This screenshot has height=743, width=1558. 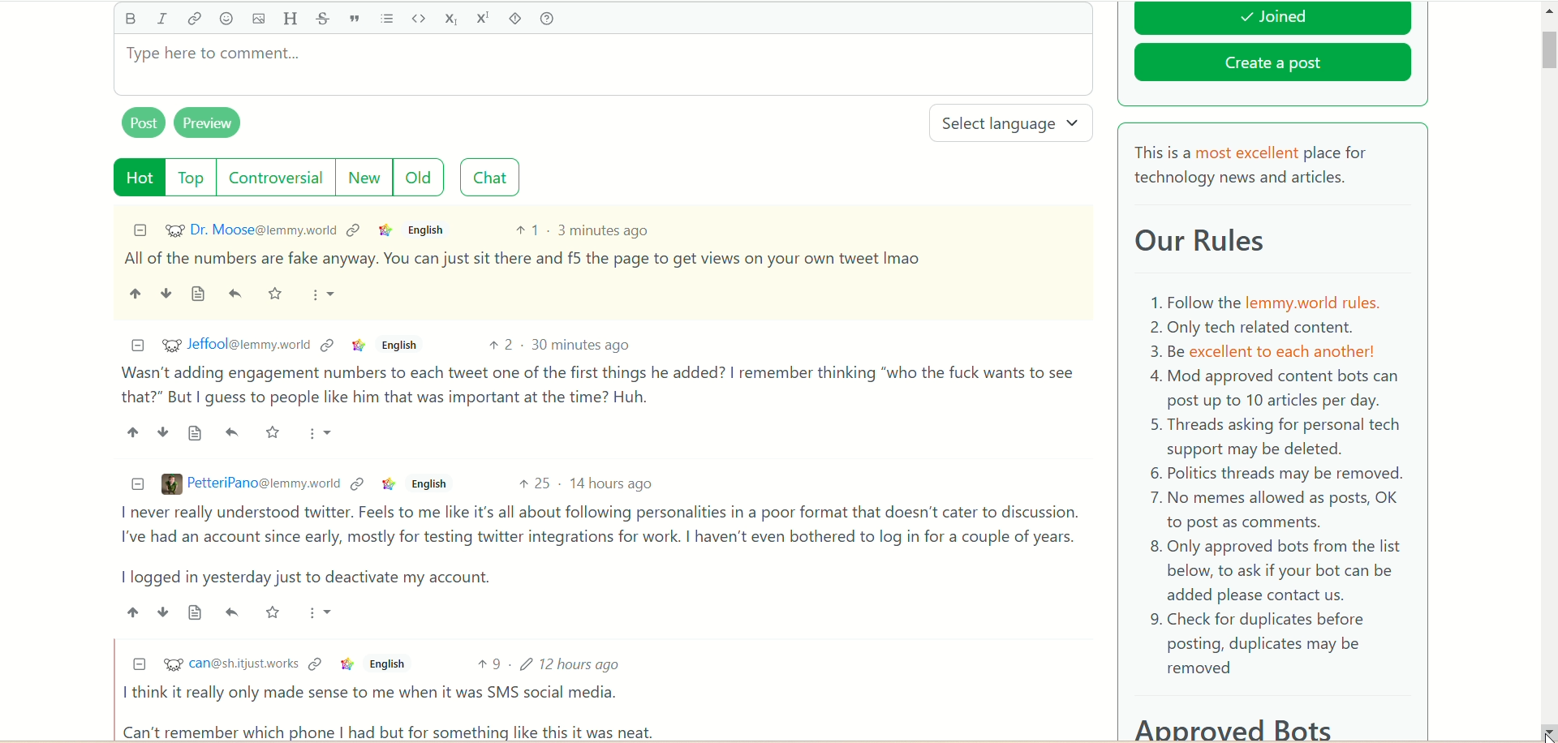 I want to click on | never really understood twitter. Feels to me like it’s all about following personalities in a poor format that doesn’t cater to discussion.
I've had an account since early, mostly for testing twitter integrations for work. I haven't even bothered to log in for a couple of years.
I logged in yesterday just to deactivate my account., so click(x=594, y=546).